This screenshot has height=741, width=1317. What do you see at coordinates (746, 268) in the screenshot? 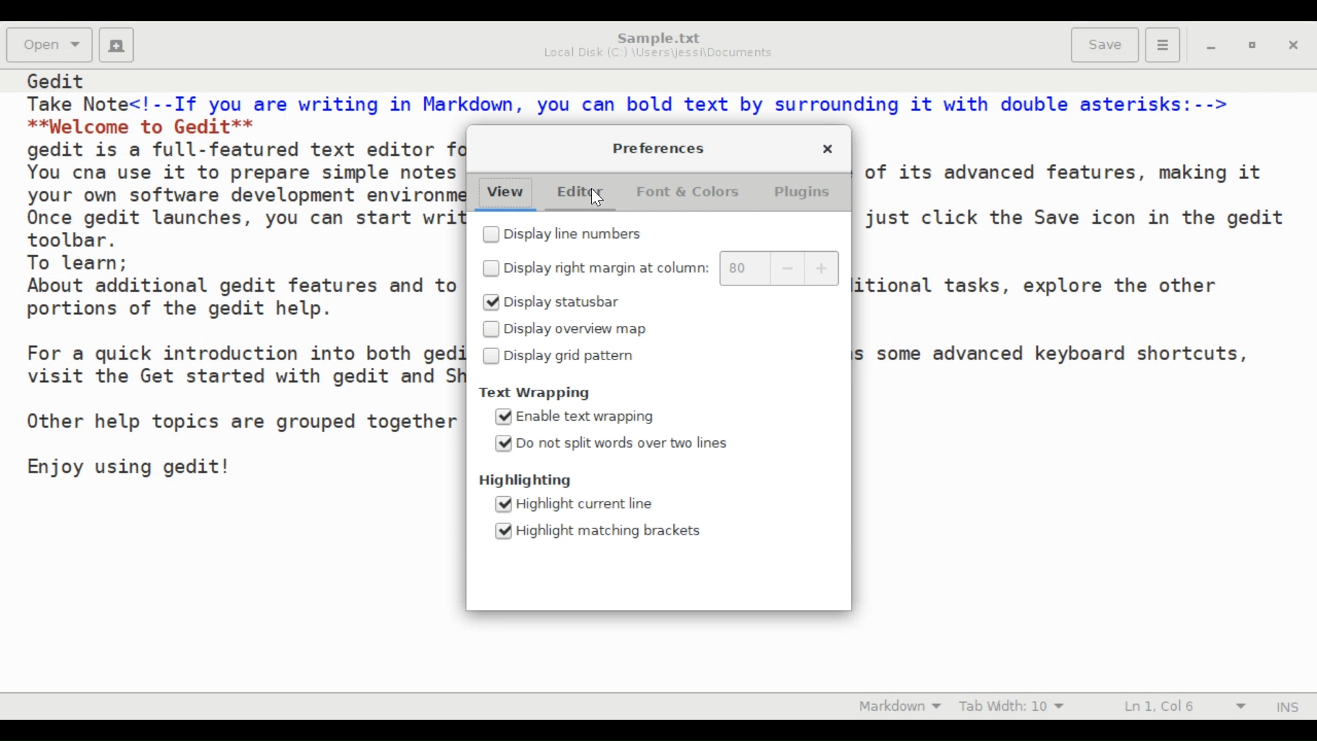
I see `80 margin` at bounding box center [746, 268].